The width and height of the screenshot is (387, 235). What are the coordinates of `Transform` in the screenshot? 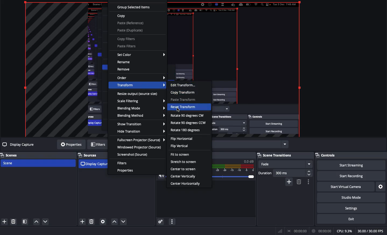 It's located at (139, 86).